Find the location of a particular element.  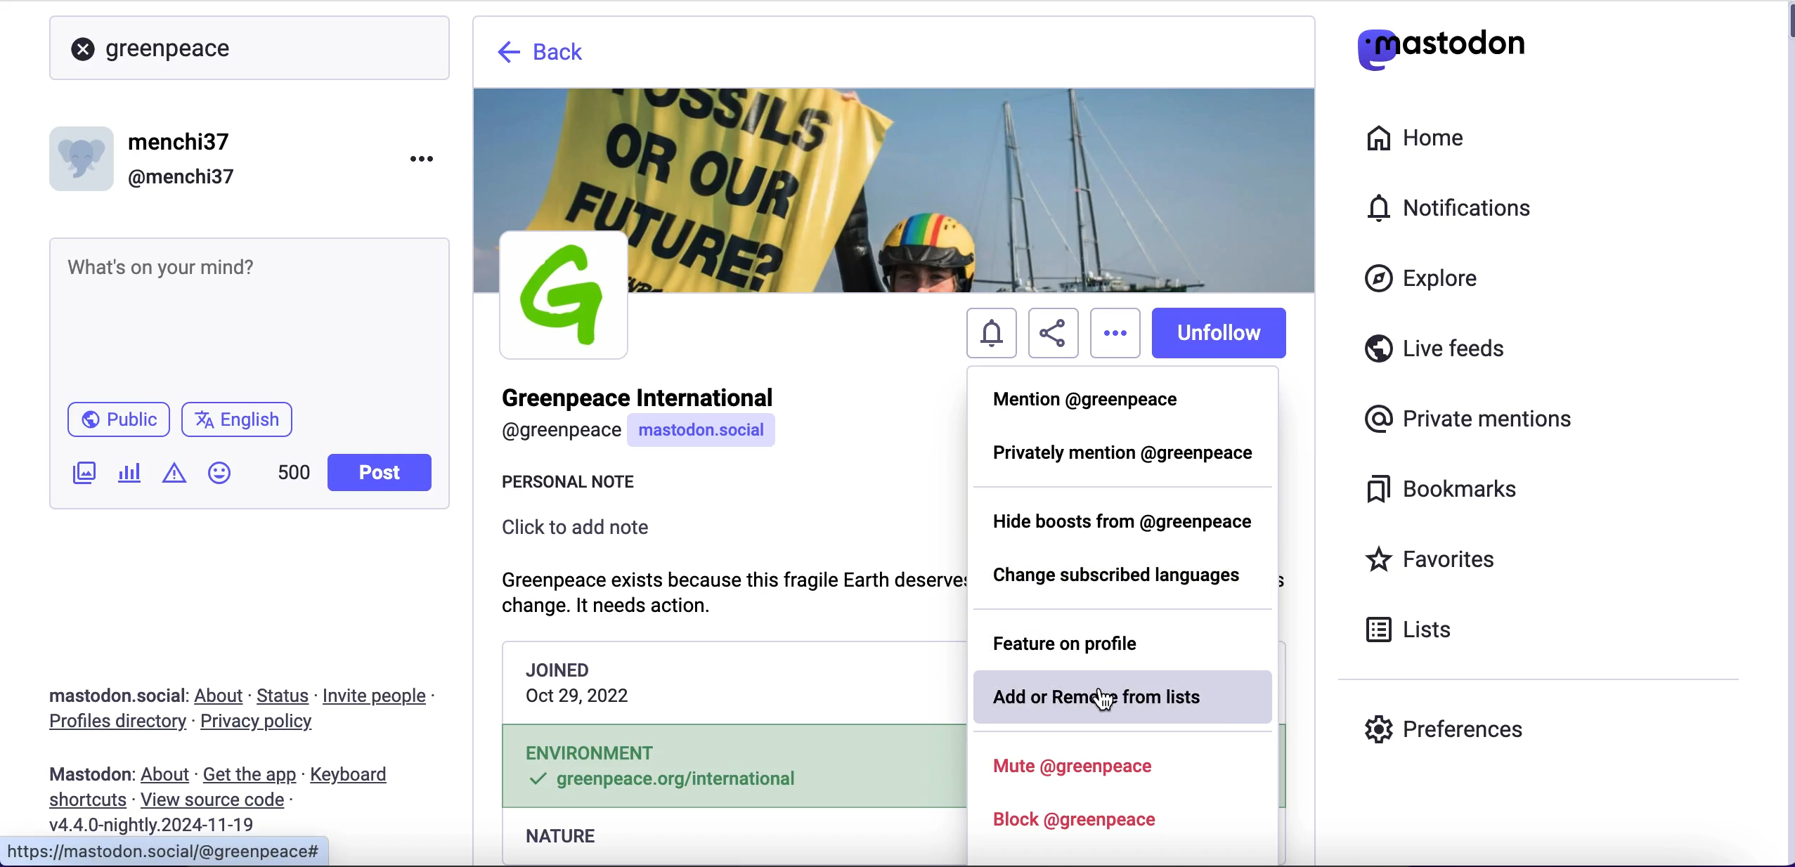

shortcuts is located at coordinates (83, 801).